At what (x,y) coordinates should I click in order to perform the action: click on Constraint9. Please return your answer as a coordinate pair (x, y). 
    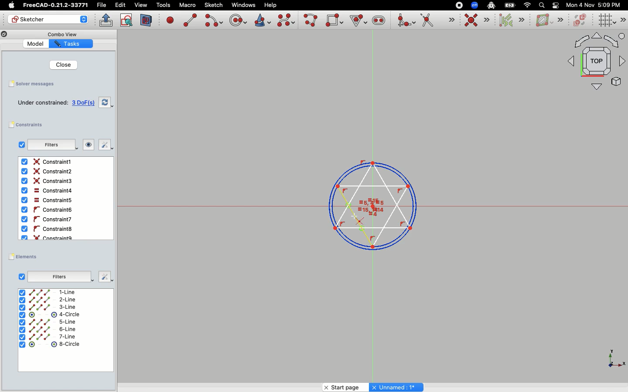
    Looking at the image, I should click on (49, 237).